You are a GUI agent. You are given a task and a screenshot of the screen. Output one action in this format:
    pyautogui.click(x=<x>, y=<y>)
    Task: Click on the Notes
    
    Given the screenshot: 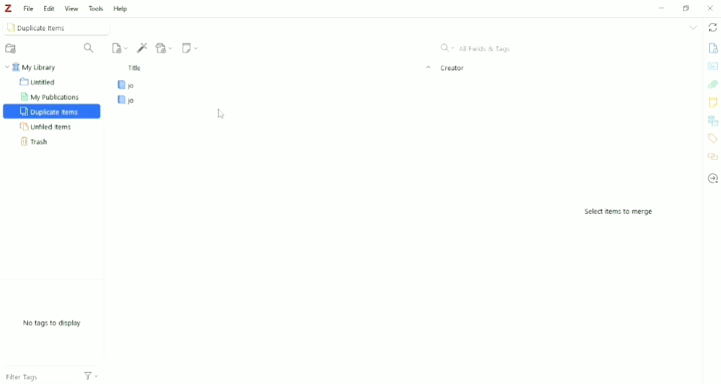 What is the action you would take?
    pyautogui.click(x=713, y=102)
    